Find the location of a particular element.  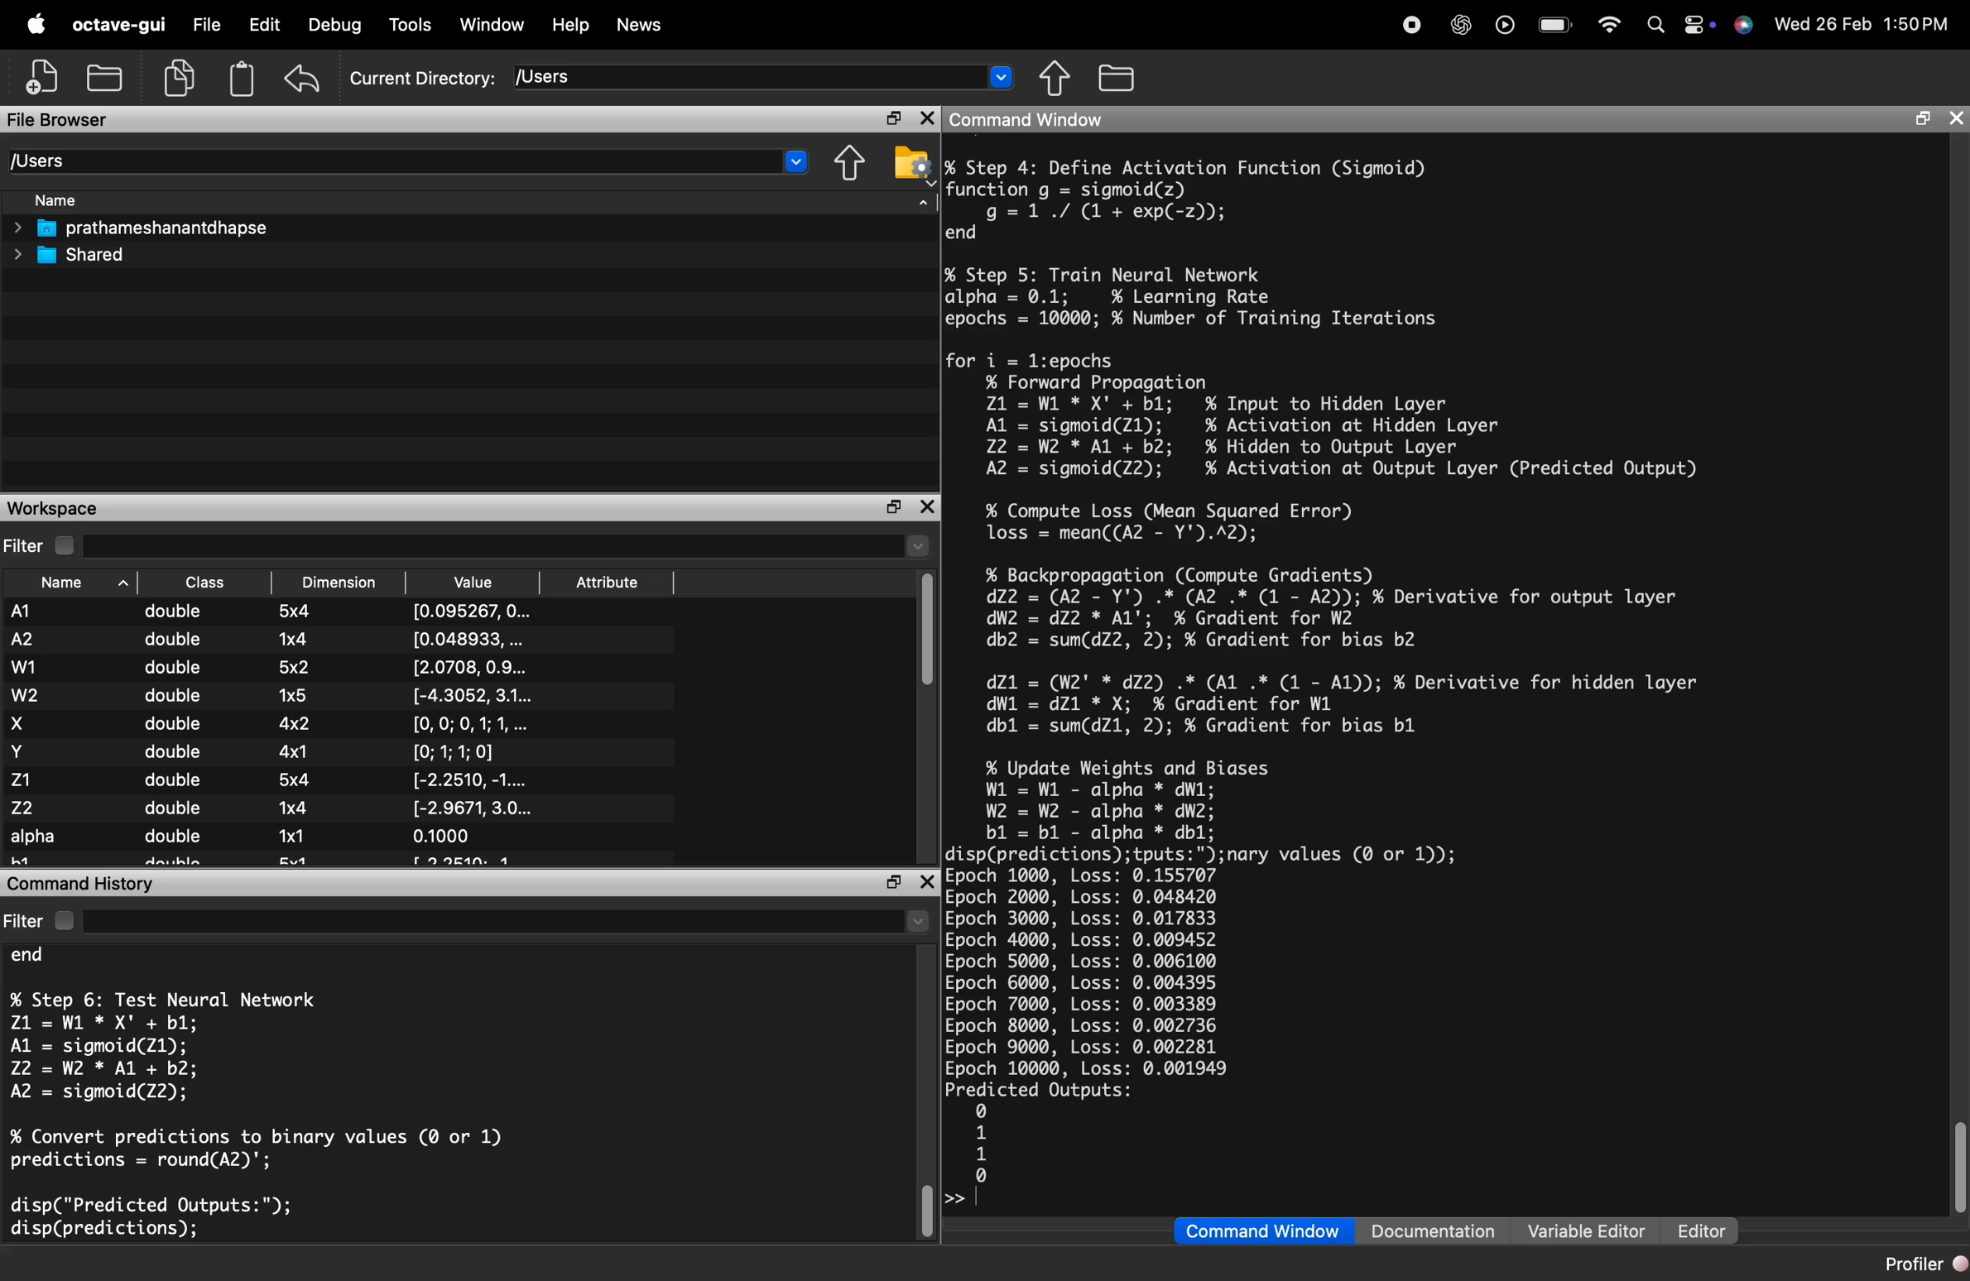

W1 is located at coordinates (23, 664).